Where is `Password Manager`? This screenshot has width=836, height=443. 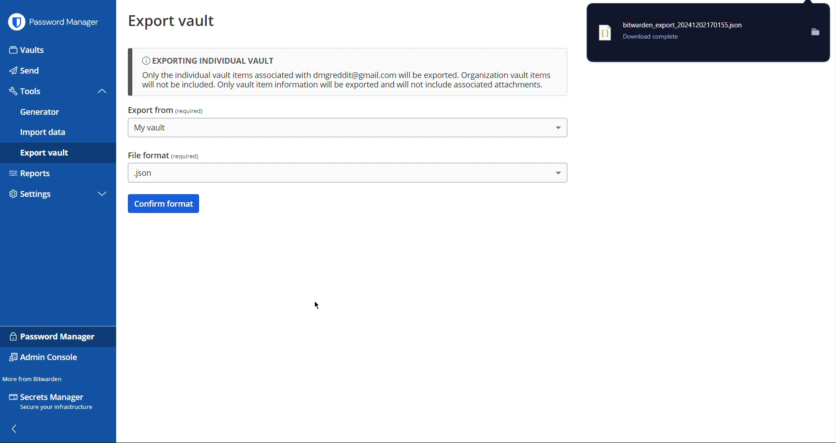
Password Manager is located at coordinates (52, 335).